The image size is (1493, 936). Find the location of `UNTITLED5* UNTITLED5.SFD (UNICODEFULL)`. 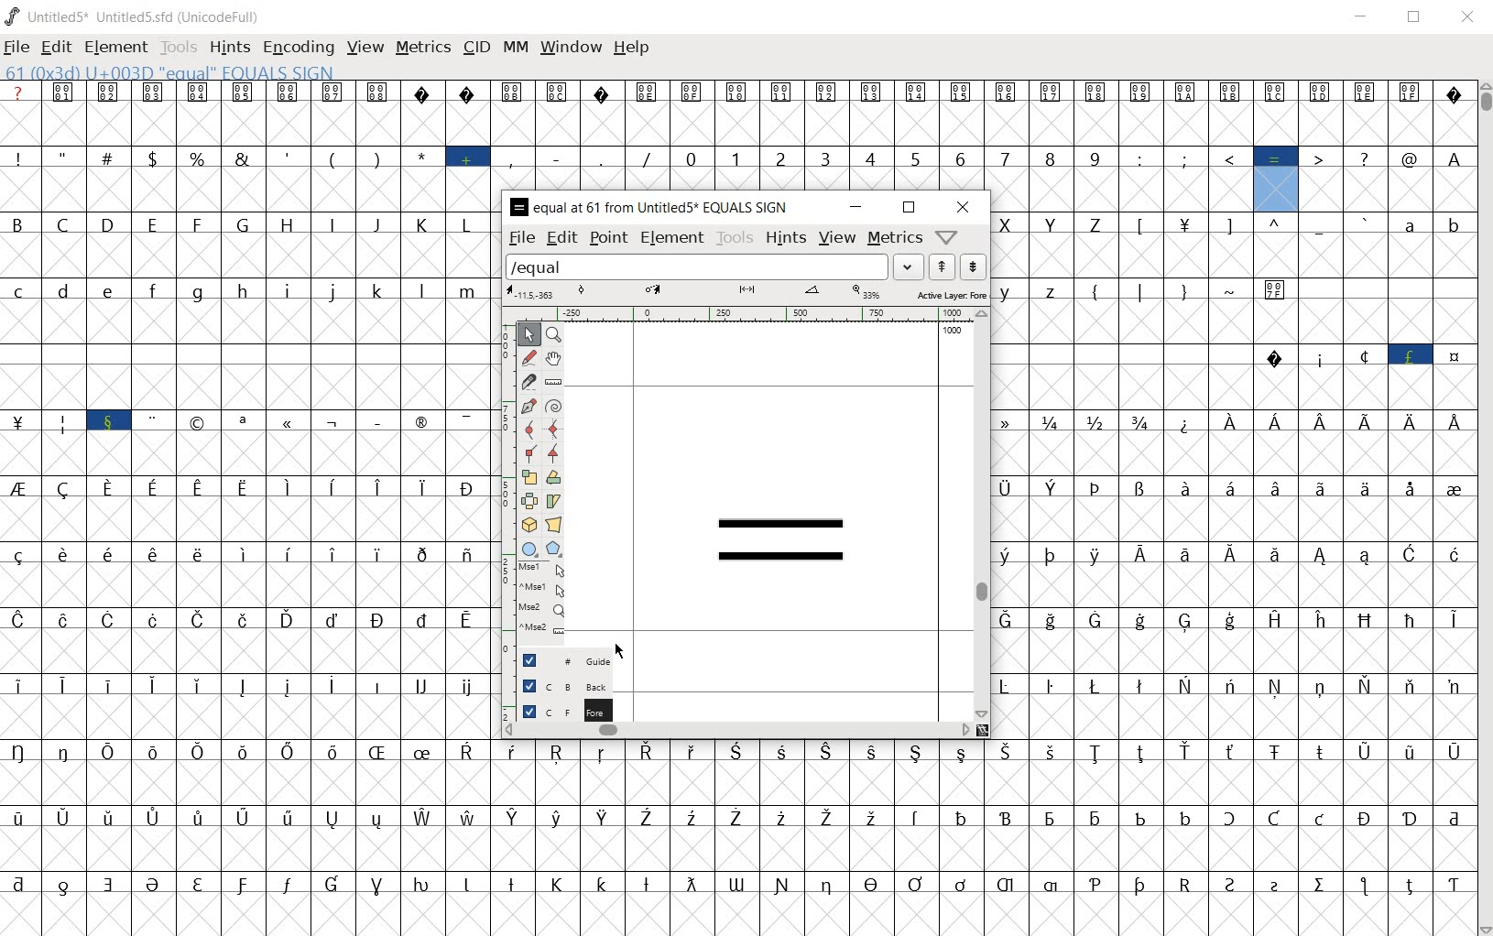

UNTITLED5* UNTITLED5.SFD (UNICODEFULL) is located at coordinates (137, 16).